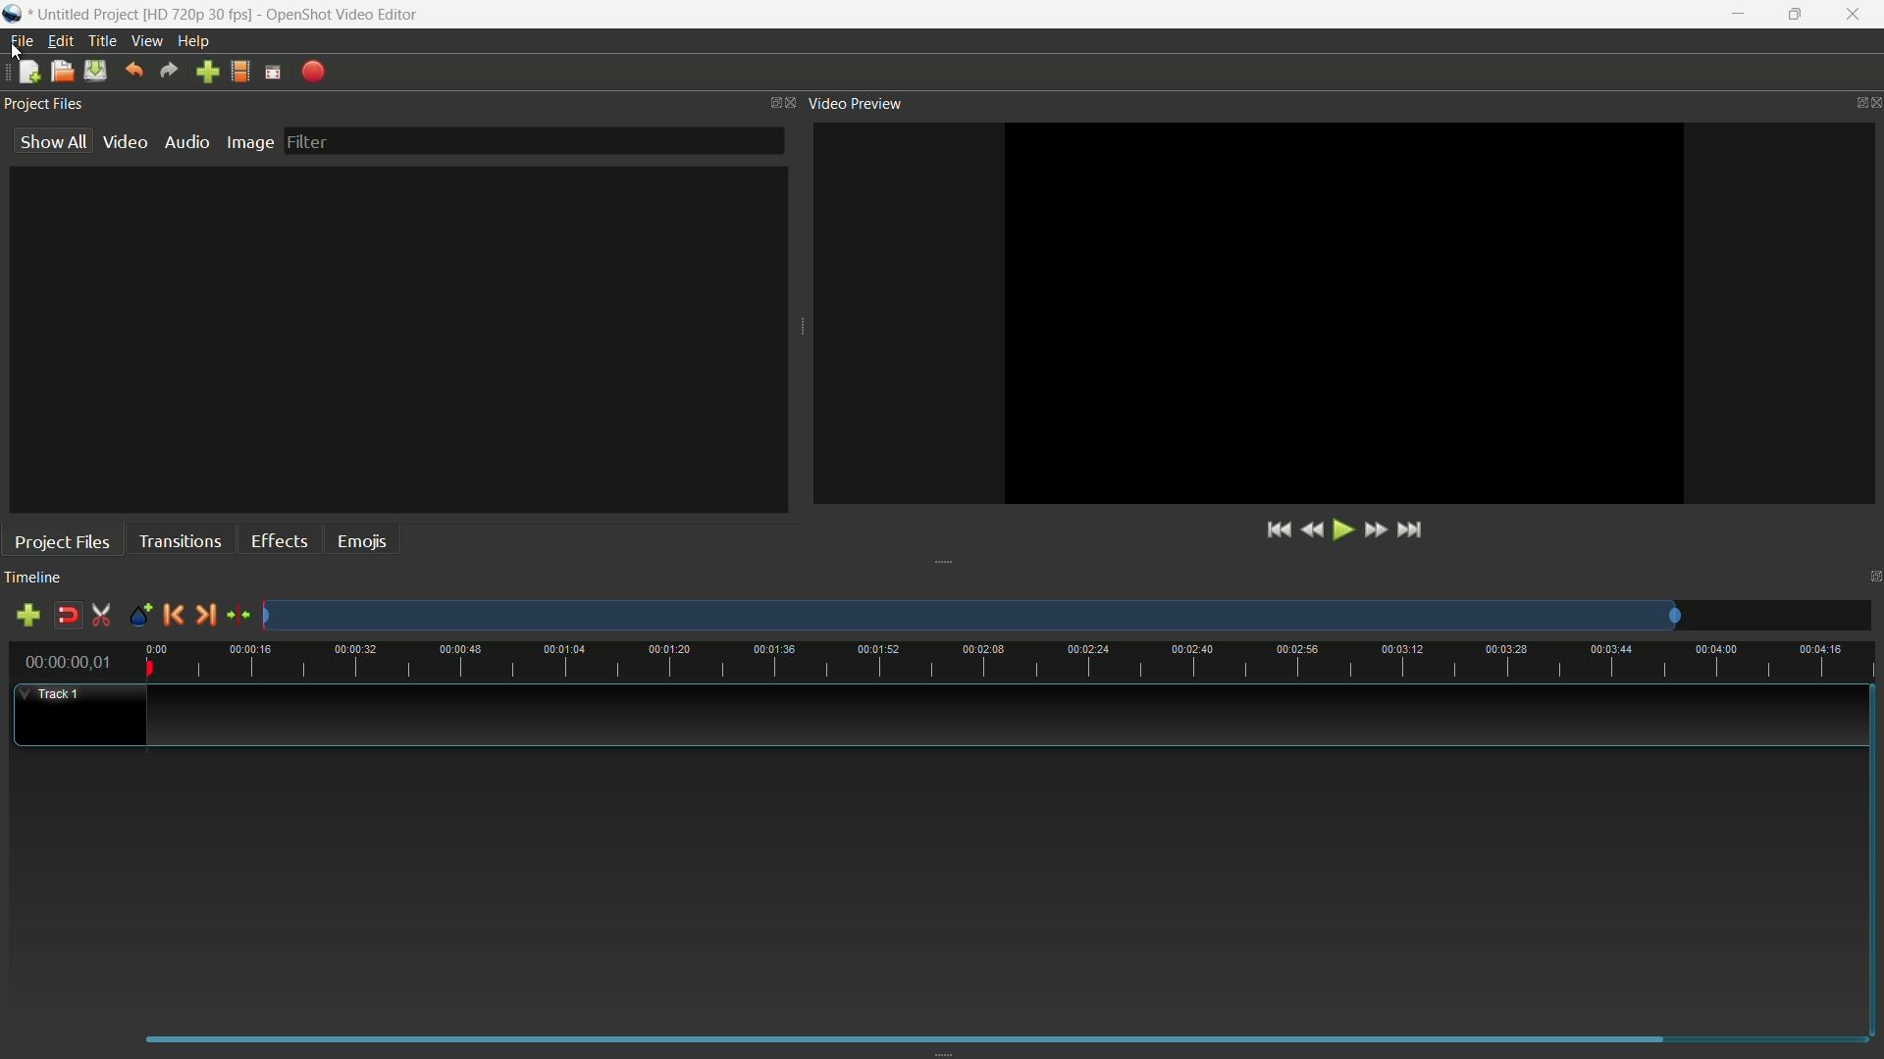 This screenshot has height=1059, width=1884. I want to click on close timeline, so click(1872, 577).